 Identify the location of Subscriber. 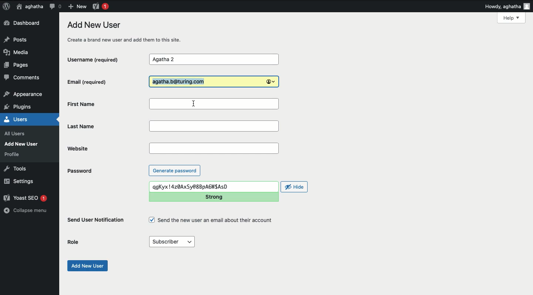
(171, 242).